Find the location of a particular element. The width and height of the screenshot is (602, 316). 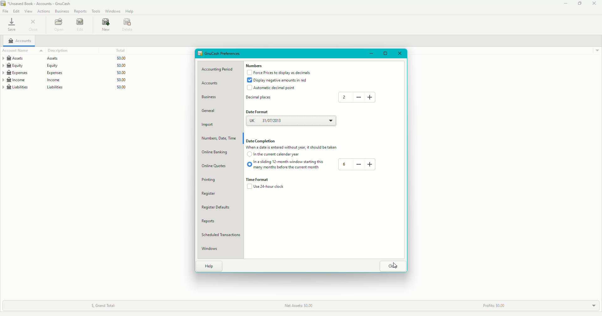

Date Completion is located at coordinates (262, 141).